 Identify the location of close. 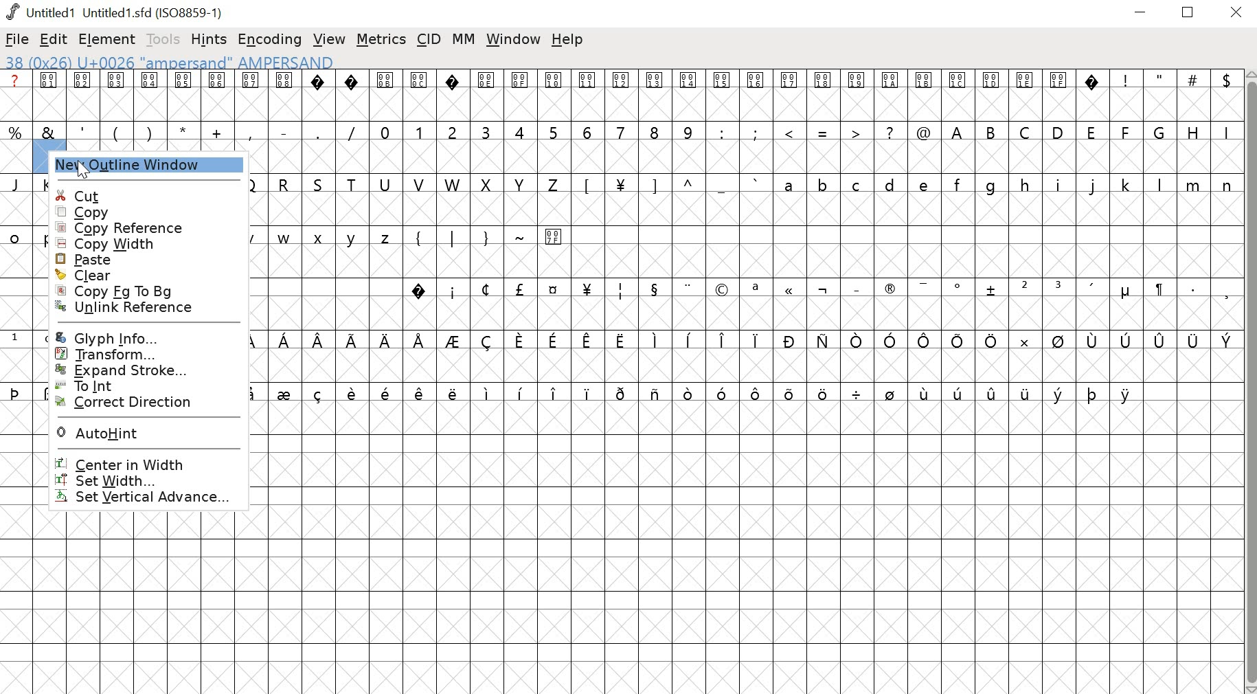
(1238, 13).